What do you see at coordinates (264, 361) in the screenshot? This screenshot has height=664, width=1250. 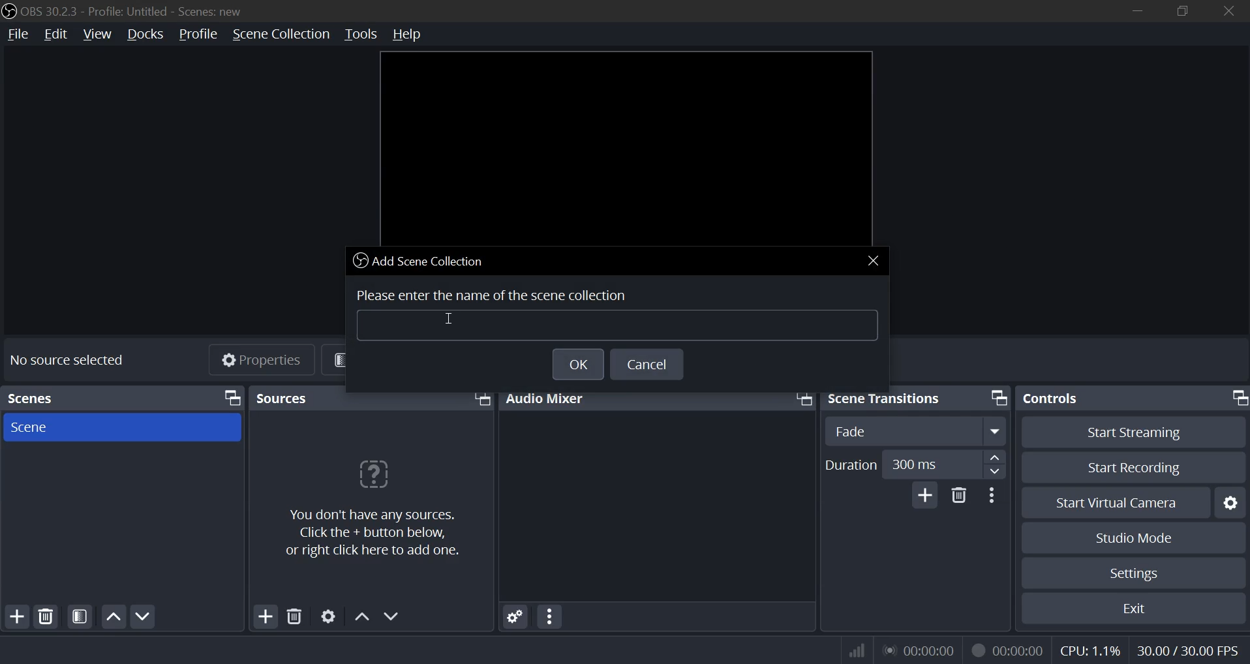 I see `Properties` at bounding box center [264, 361].